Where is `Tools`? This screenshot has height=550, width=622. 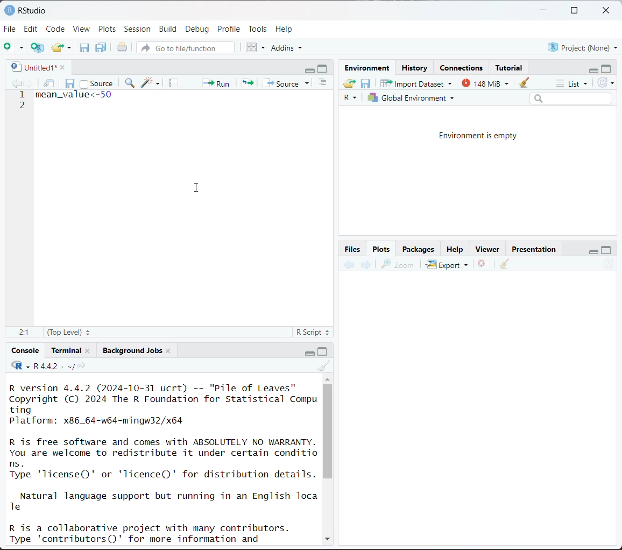 Tools is located at coordinates (258, 28).